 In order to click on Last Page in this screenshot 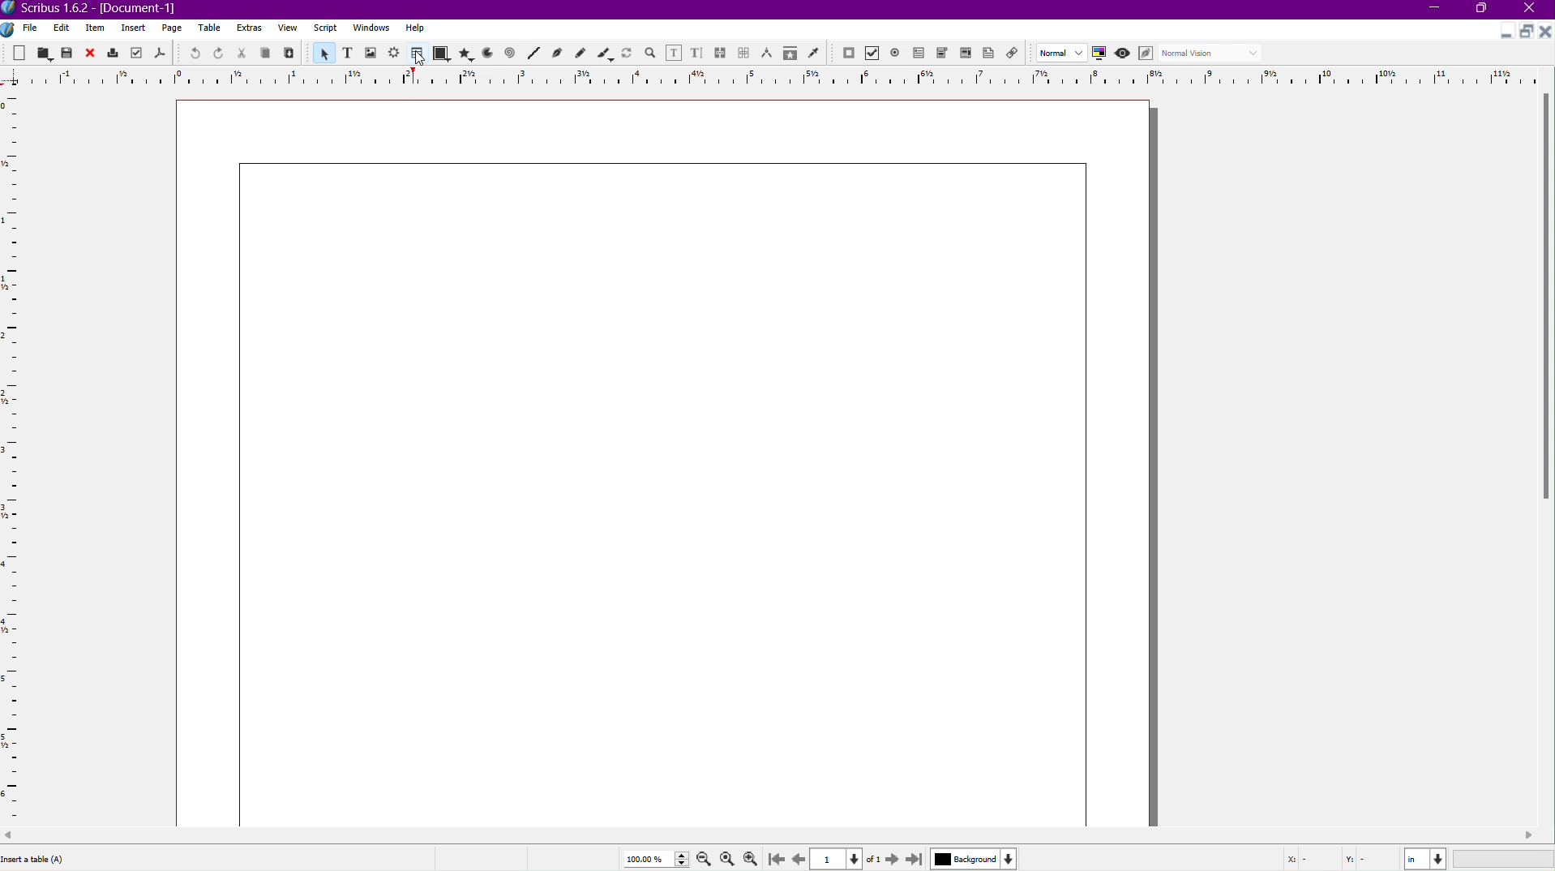, I will do `click(915, 858)`.